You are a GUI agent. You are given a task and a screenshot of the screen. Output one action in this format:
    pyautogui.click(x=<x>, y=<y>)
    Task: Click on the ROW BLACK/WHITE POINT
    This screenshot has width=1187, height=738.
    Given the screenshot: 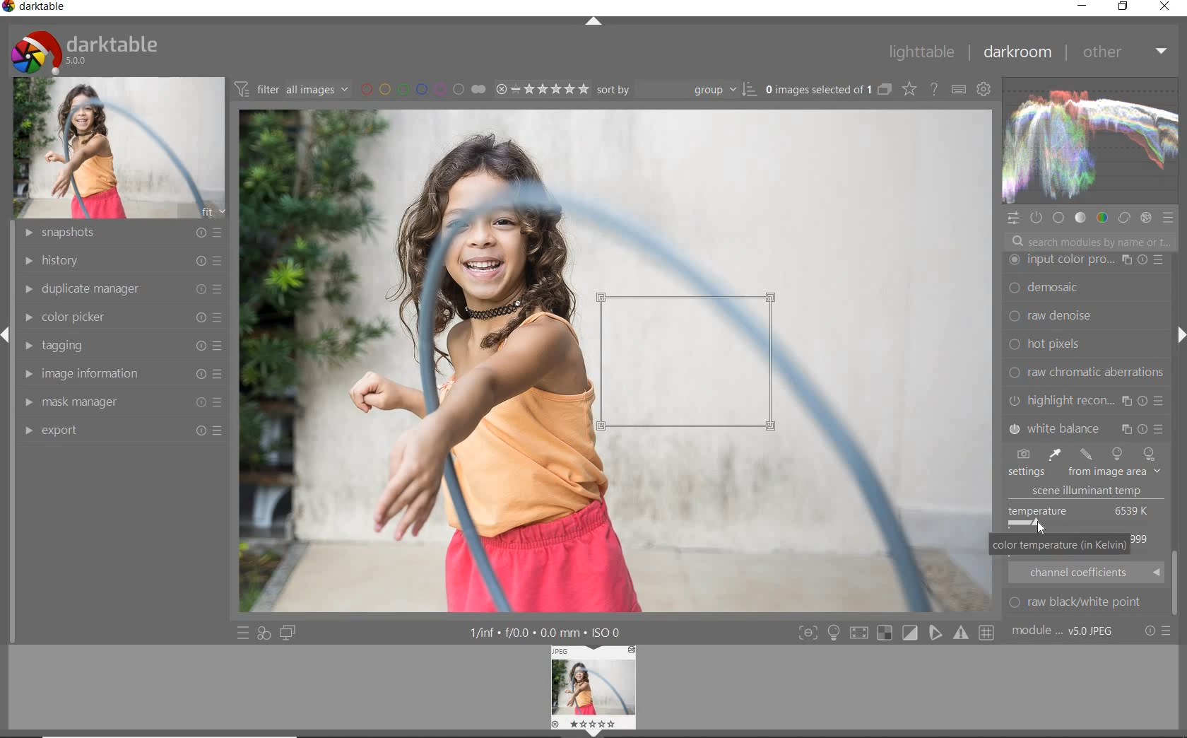 What is the action you would take?
    pyautogui.click(x=1085, y=602)
    